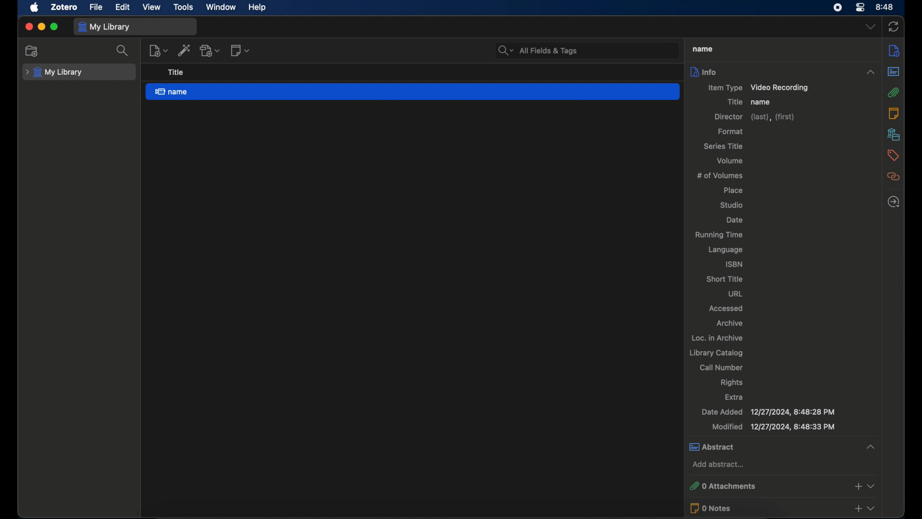 The image size is (922, 519). Describe the element at coordinates (122, 7) in the screenshot. I see `edit` at that location.